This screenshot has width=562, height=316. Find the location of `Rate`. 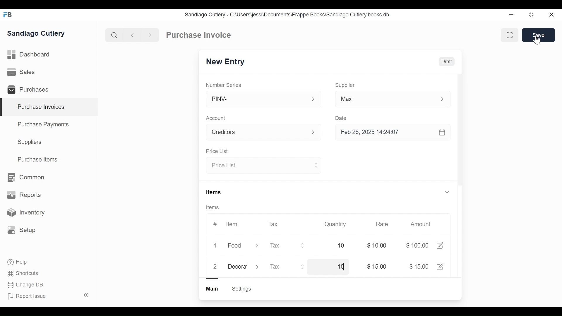

Rate is located at coordinates (381, 224).